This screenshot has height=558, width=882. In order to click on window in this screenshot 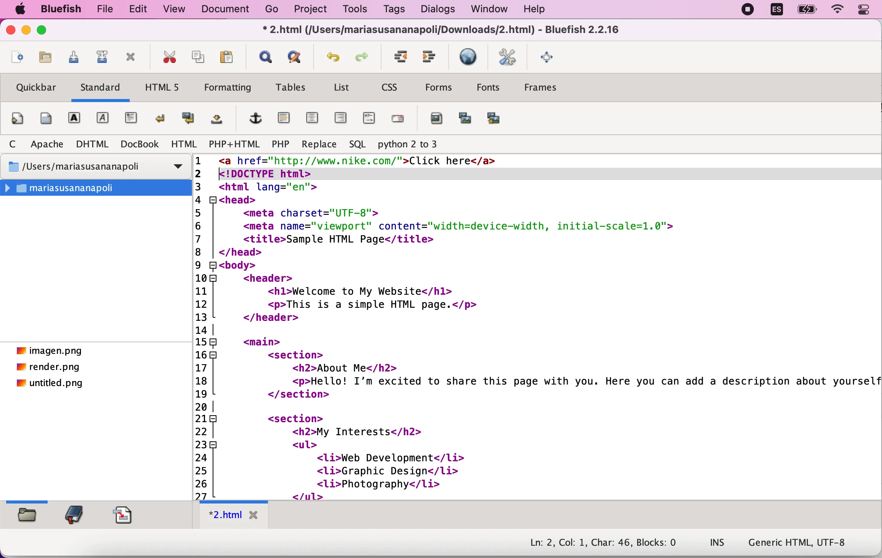, I will do `click(490, 10)`.